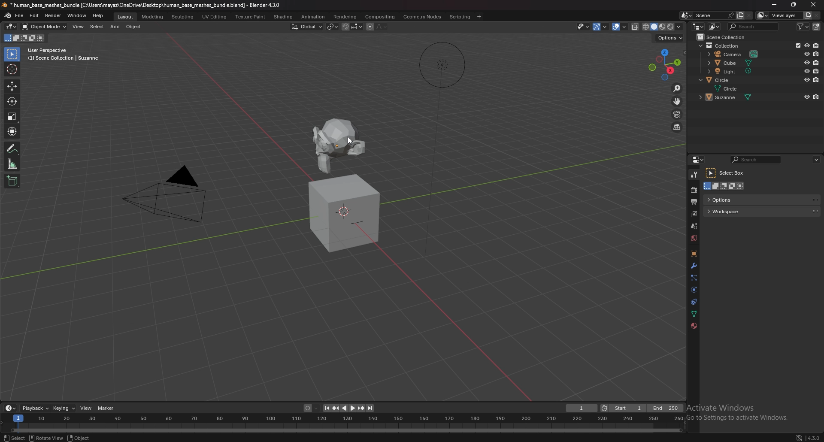 This screenshot has width=824, height=442. Describe the element at coordinates (694, 266) in the screenshot. I see `modifier` at that location.